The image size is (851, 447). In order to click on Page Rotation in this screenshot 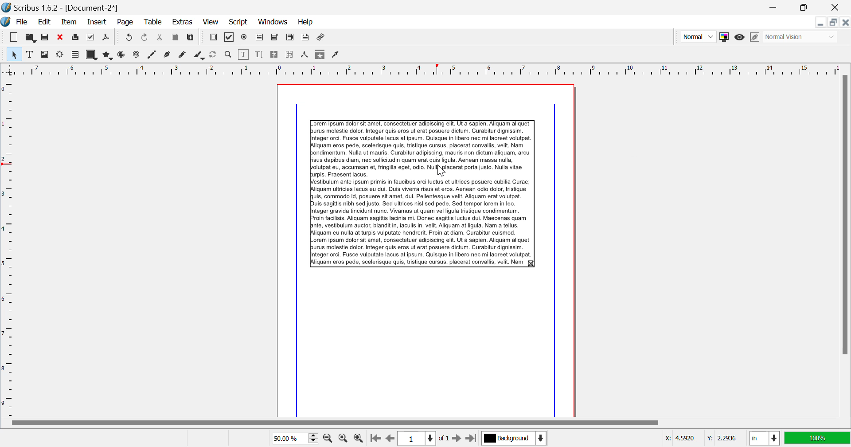, I will do `click(215, 55)`.